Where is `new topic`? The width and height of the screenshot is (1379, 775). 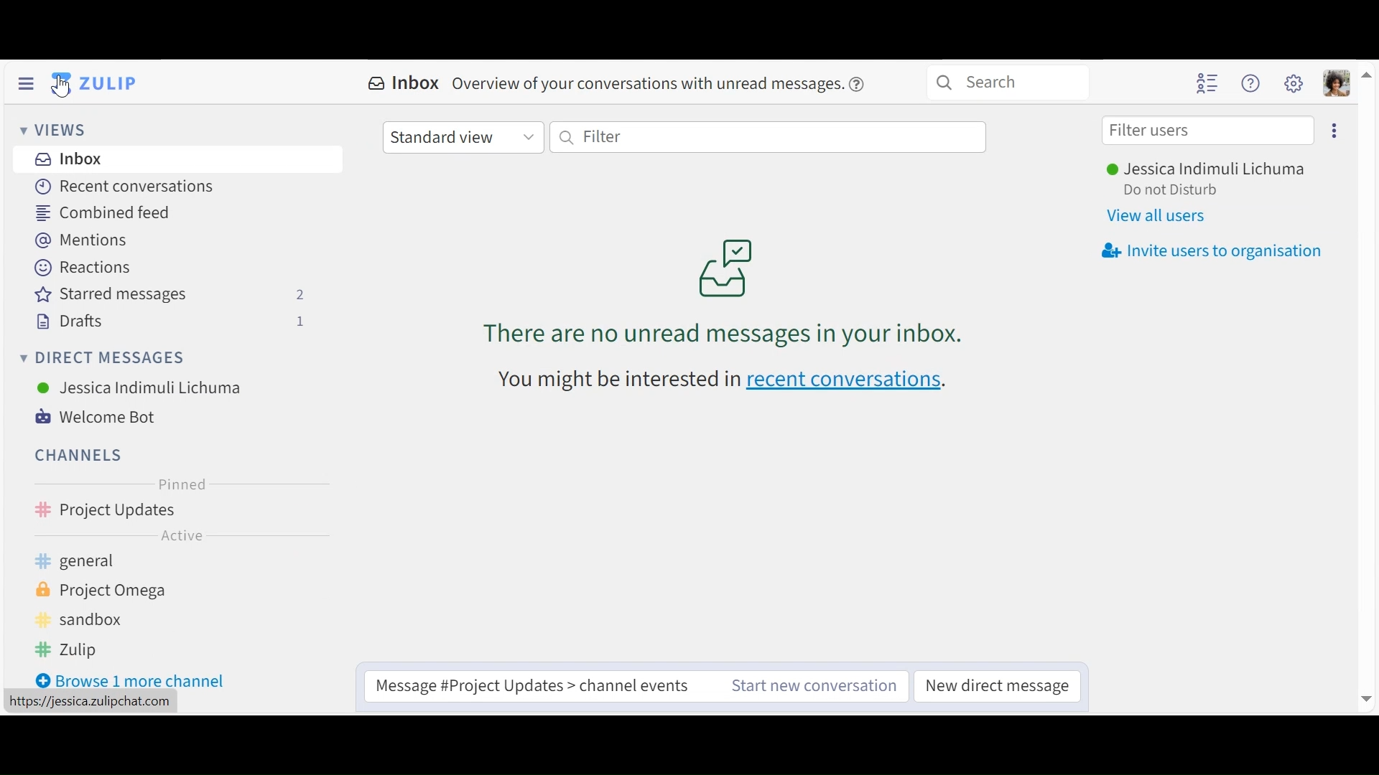 new topic is located at coordinates (299, 509).